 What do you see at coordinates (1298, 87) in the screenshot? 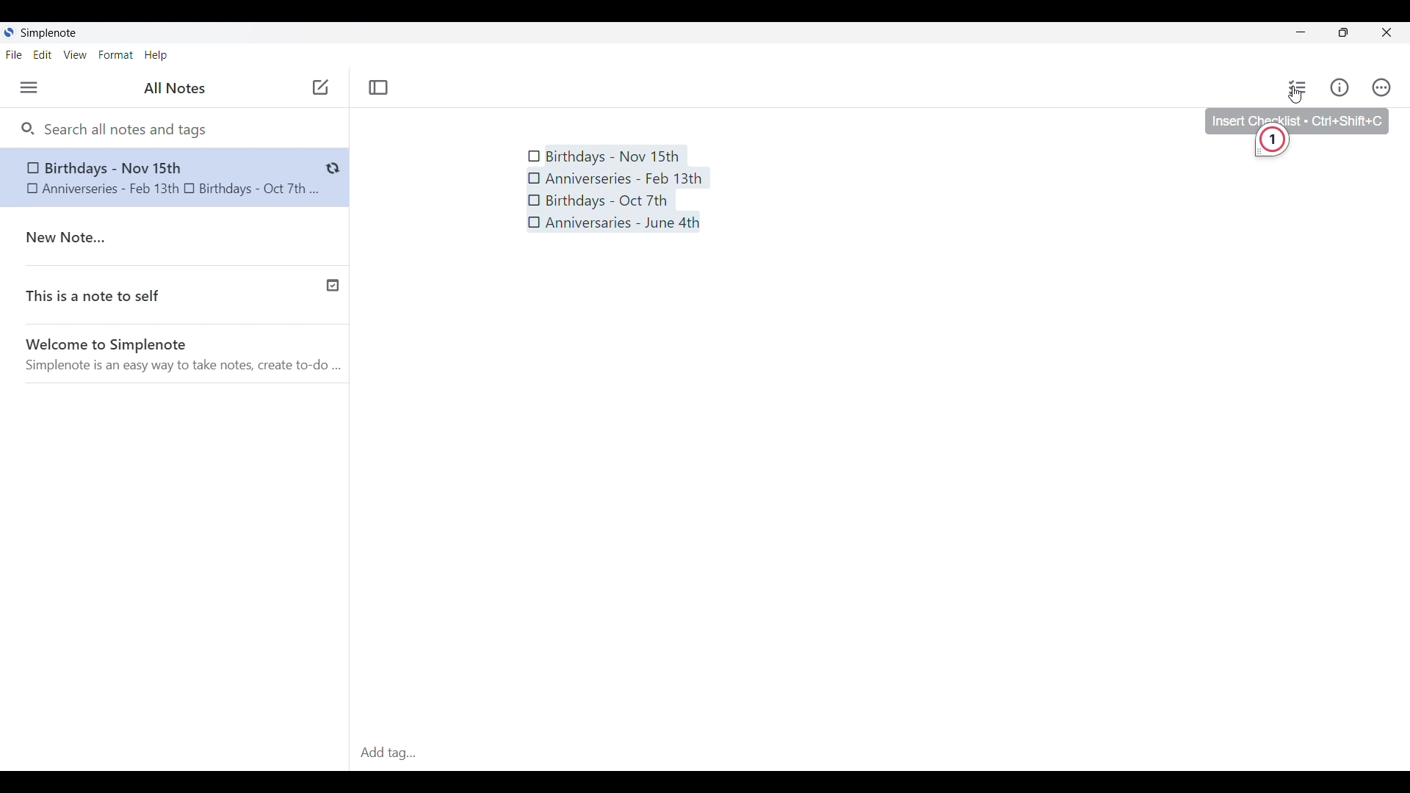
I see `Insert checklist` at bounding box center [1298, 87].